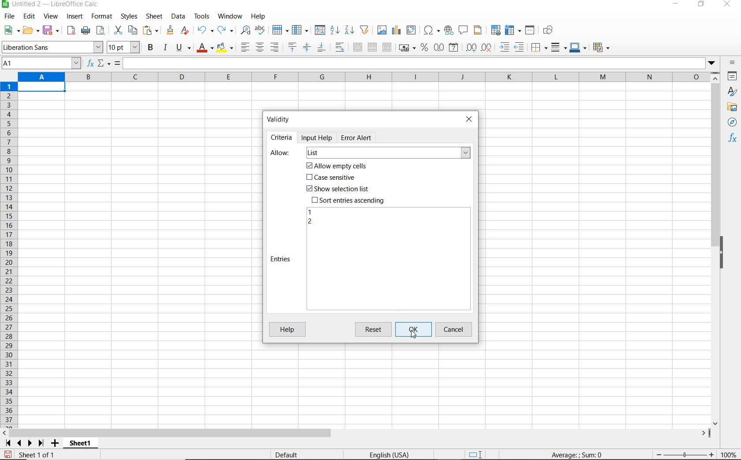 Image resolution: width=741 pixels, height=460 pixels. Describe the element at coordinates (183, 48) in the screenshot. I see `underline` at that location.